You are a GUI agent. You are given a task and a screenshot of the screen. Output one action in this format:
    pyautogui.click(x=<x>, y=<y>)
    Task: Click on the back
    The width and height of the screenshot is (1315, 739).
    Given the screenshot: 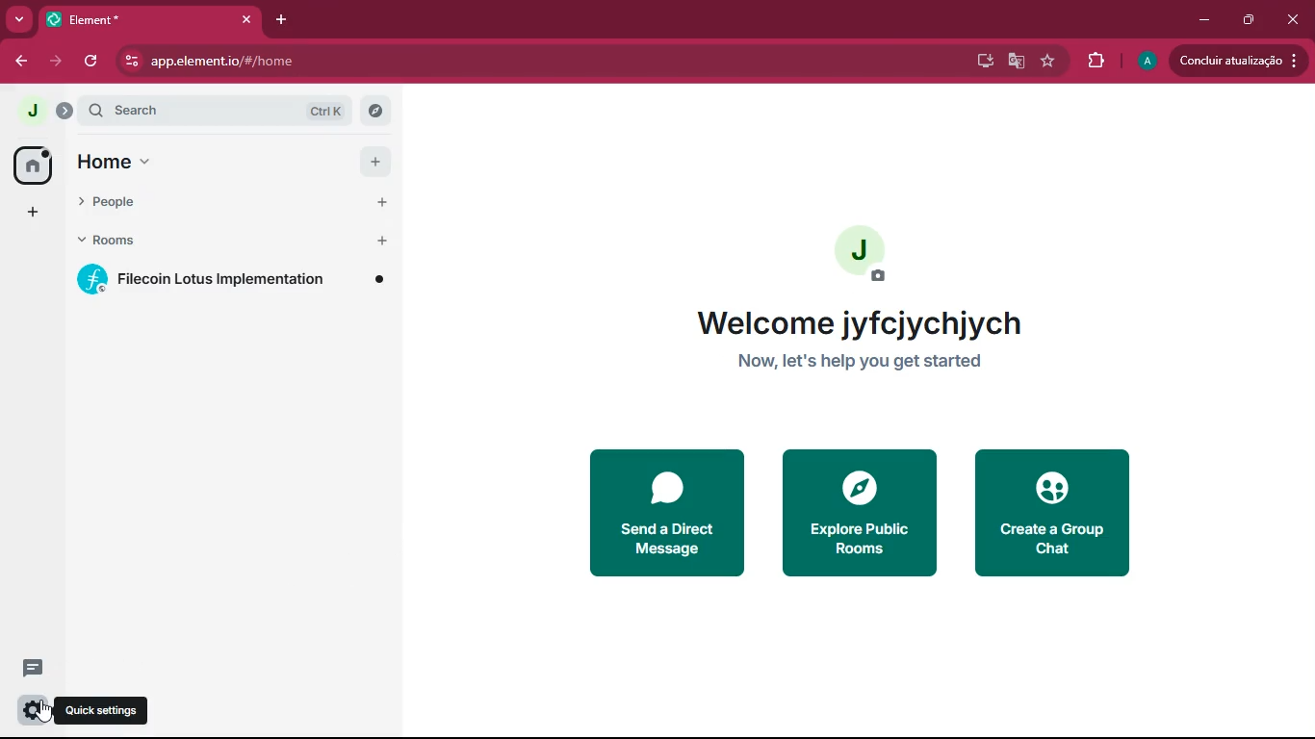 What is the action you would take?
    pyautogui.click(x=16, y=61)
    